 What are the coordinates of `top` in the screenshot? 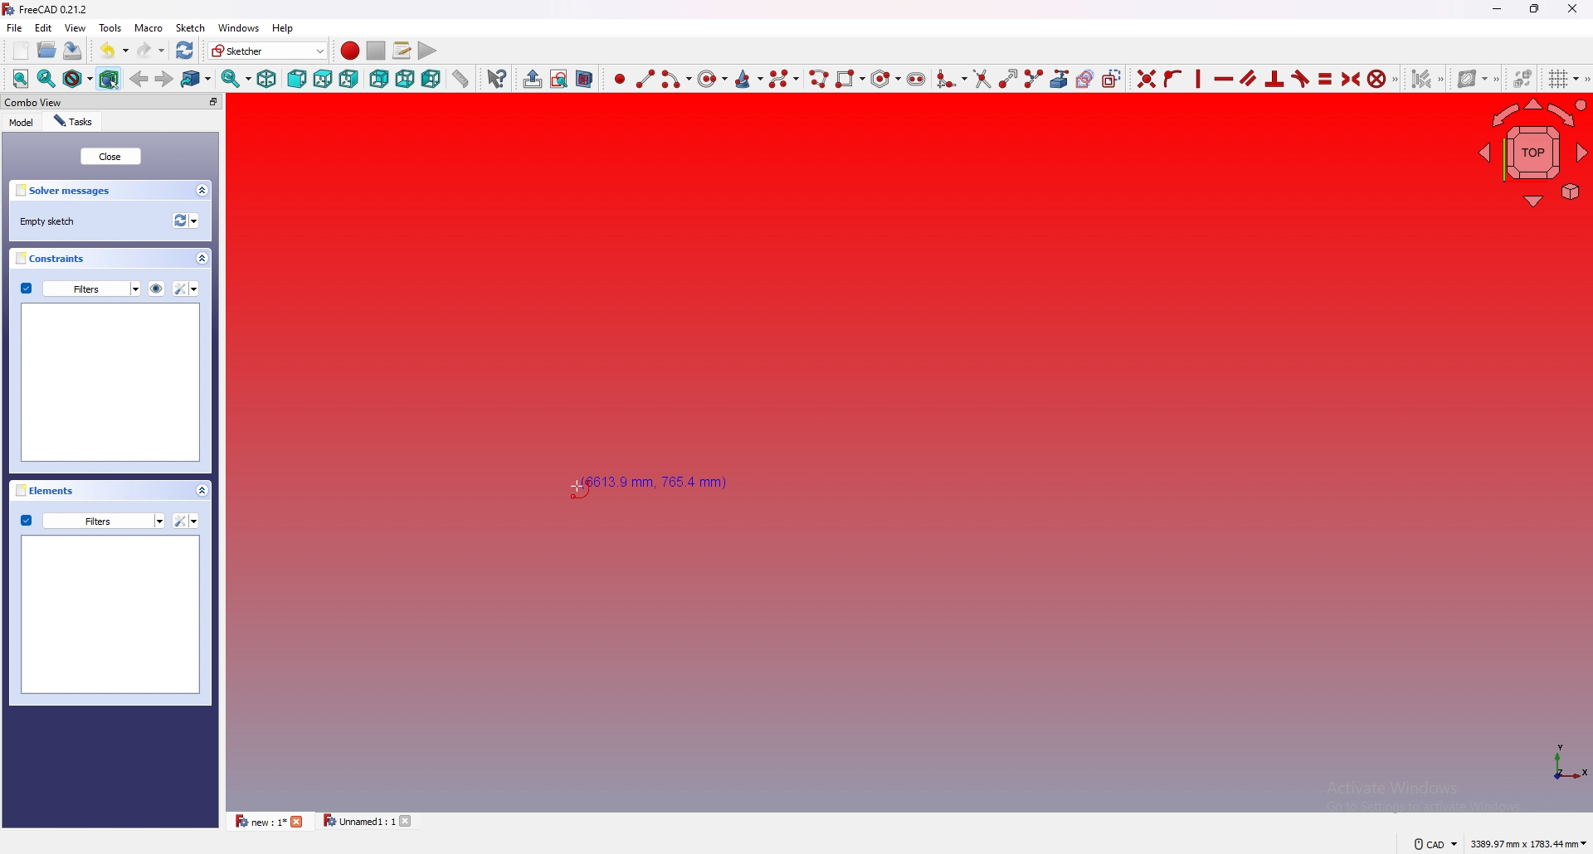 It's located at (322, 79).